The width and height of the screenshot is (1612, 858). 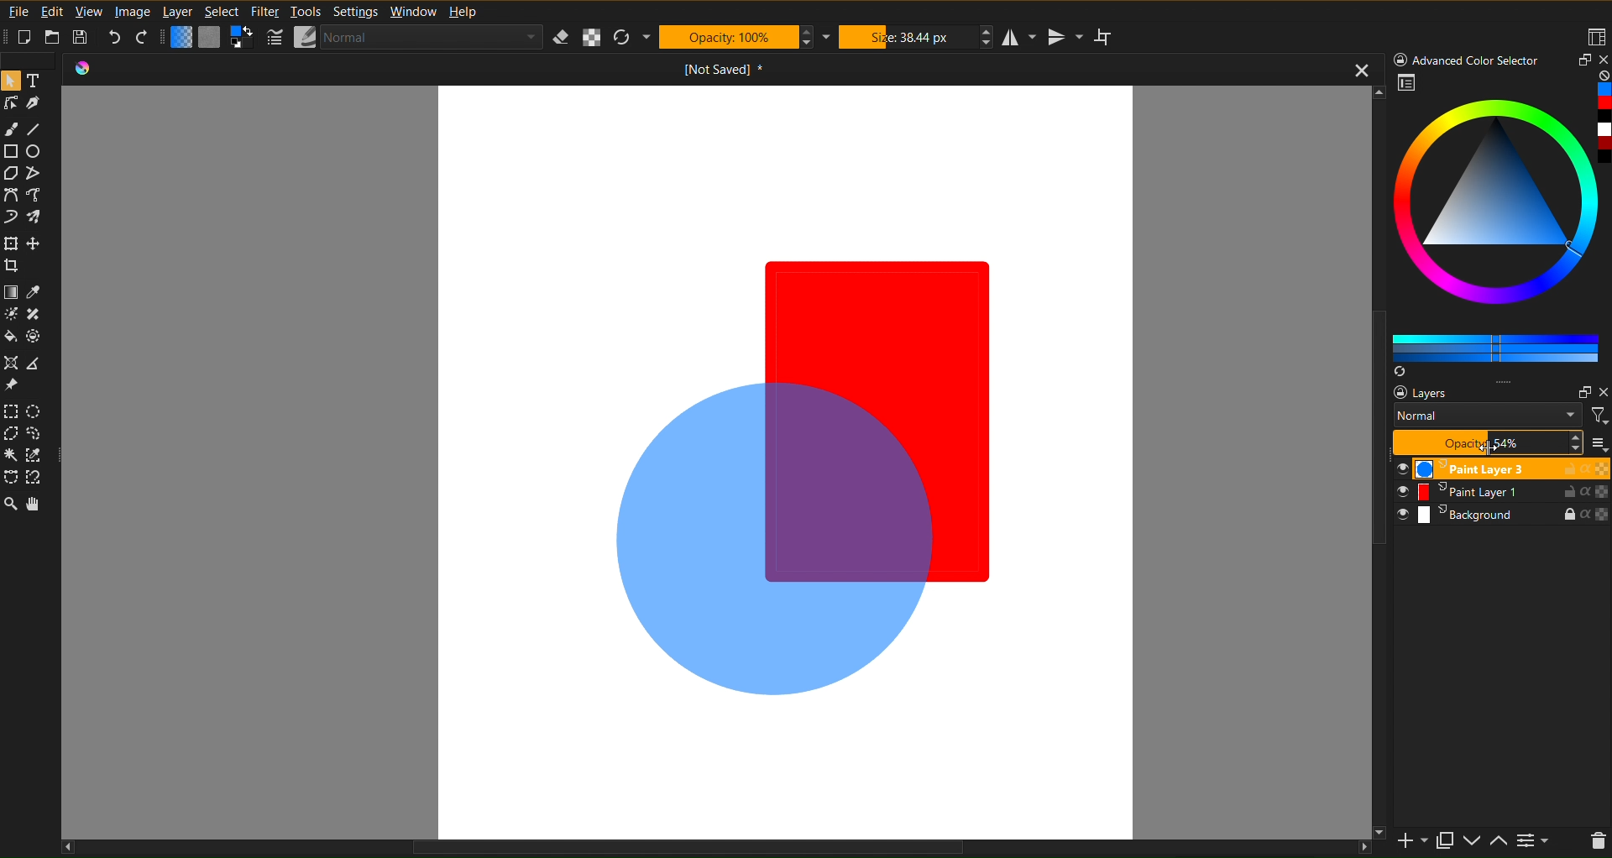 What do you see at coordinates (1502, 468) in the screenshot?
I see `Paint Layer 3` at bounding box center [1502, 468].